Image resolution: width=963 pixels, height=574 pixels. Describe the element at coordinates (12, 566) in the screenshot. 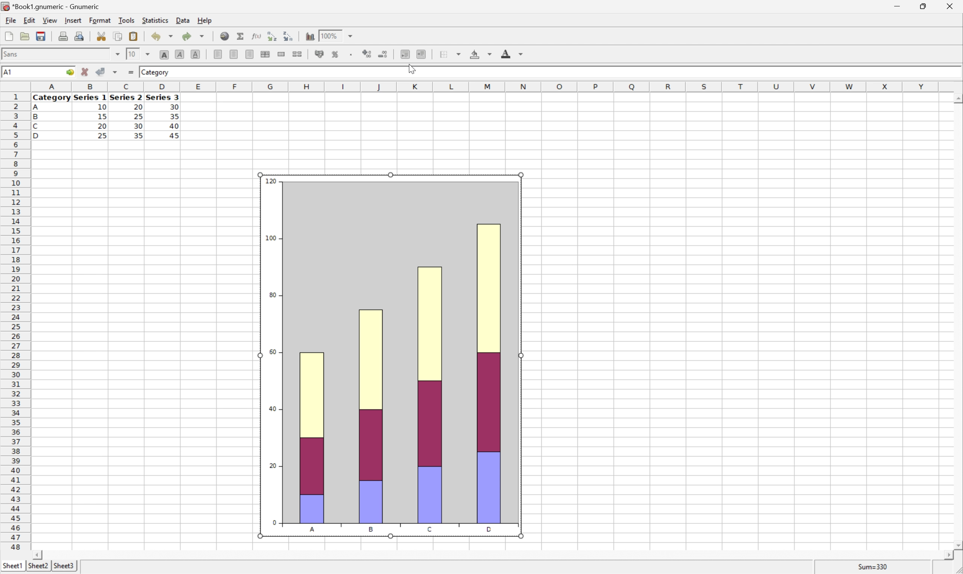

I see `Sheet1` at that location.